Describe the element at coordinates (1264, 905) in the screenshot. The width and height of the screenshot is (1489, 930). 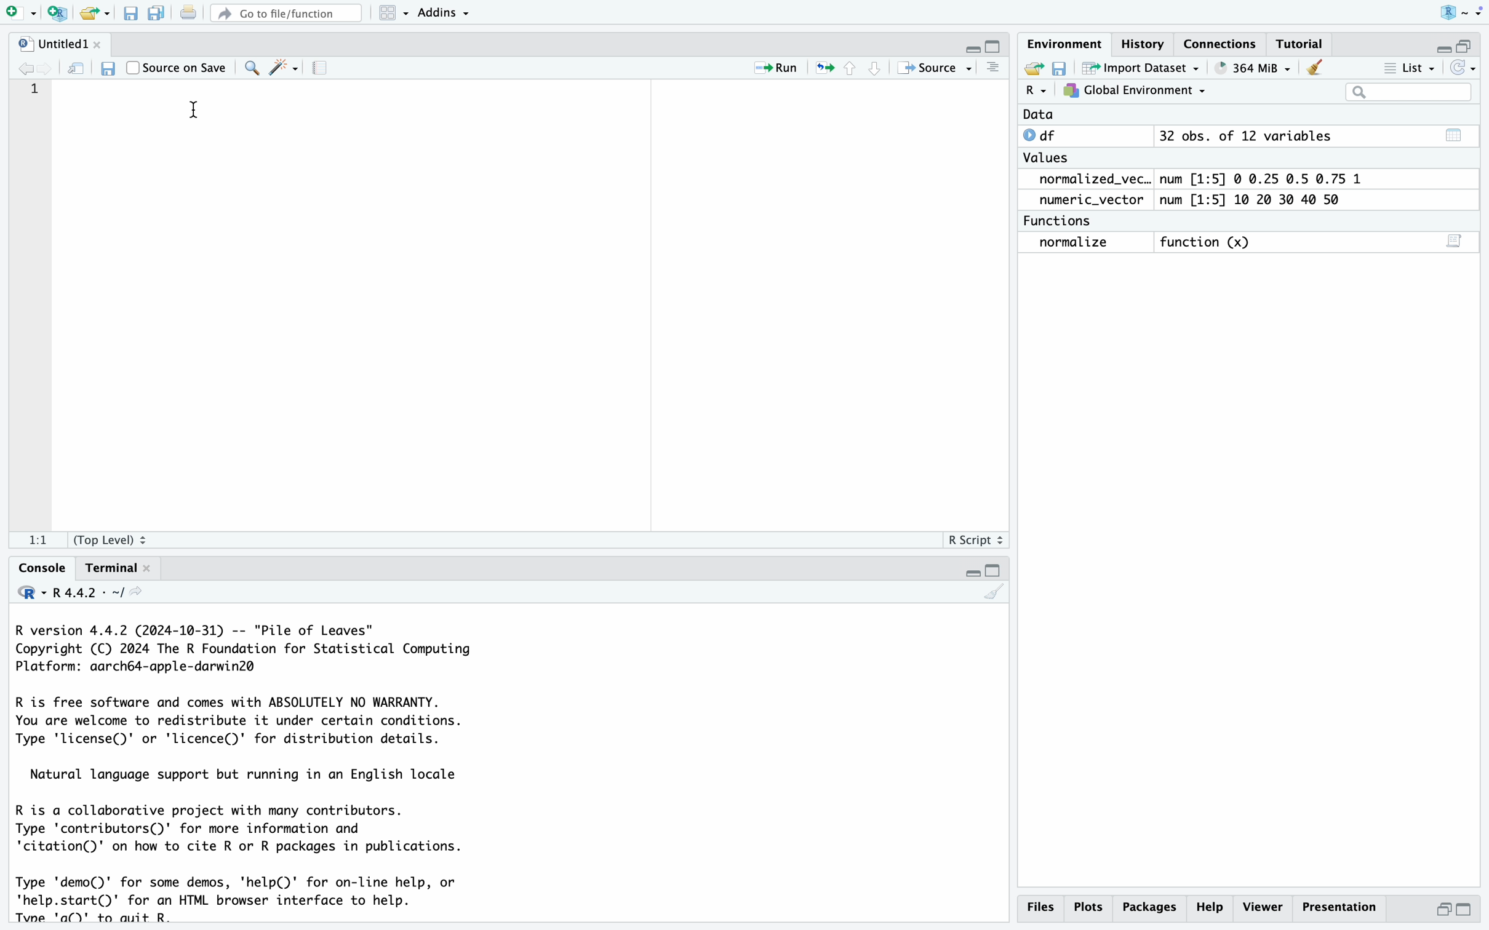
I see `Viewer` at that location.